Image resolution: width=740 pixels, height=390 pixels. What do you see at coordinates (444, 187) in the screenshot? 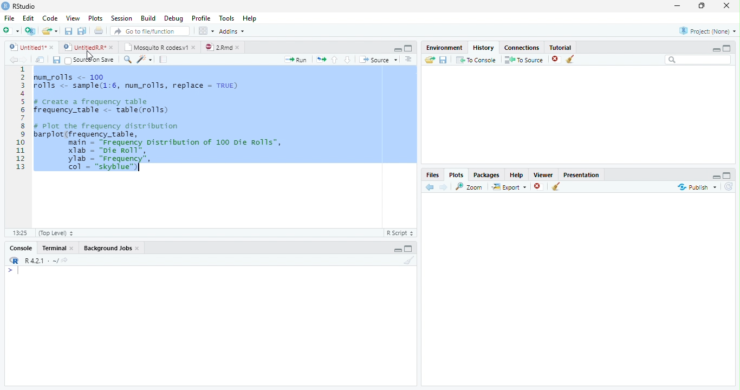
I see `Next Plot` at bounding box center [444, 187].